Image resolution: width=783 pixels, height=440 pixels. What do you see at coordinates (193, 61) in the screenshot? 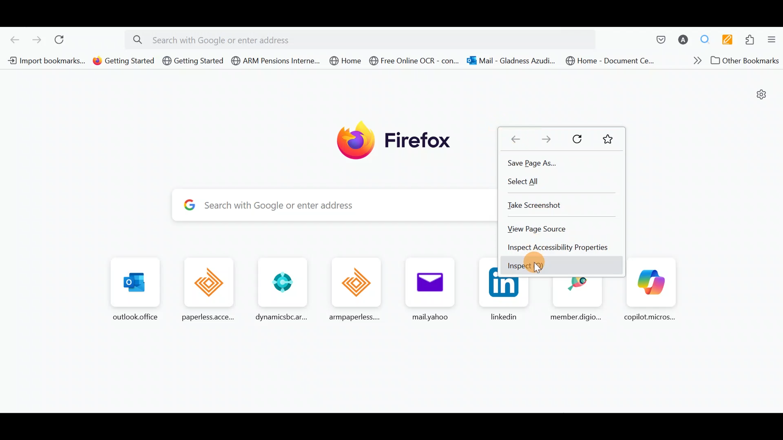
I see `Bookmark 3` at bounding box center [193, 61].